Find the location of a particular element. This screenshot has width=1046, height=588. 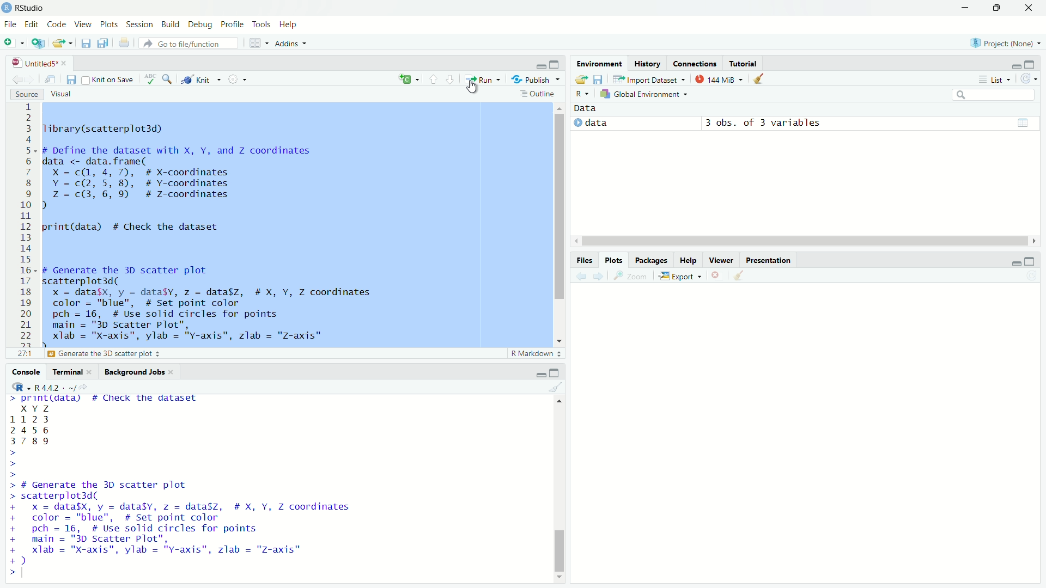

file is located at coordinates (9, 25).